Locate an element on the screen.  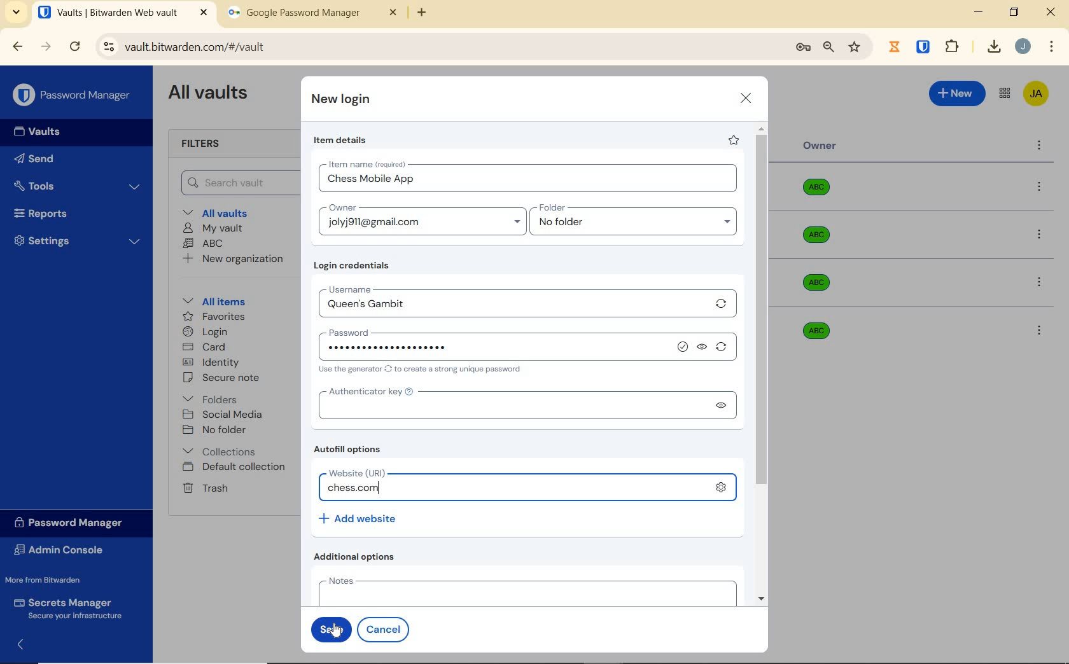
username is located at coordinates (386, 287).